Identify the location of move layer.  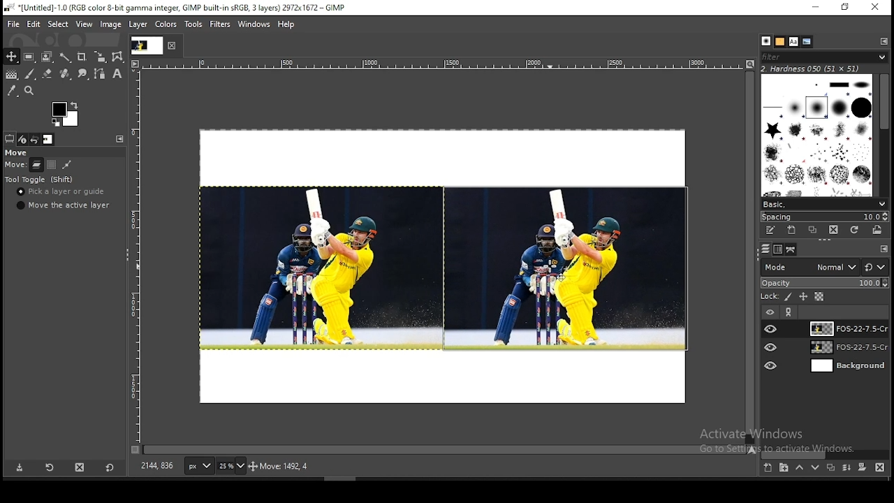
(36, 165).